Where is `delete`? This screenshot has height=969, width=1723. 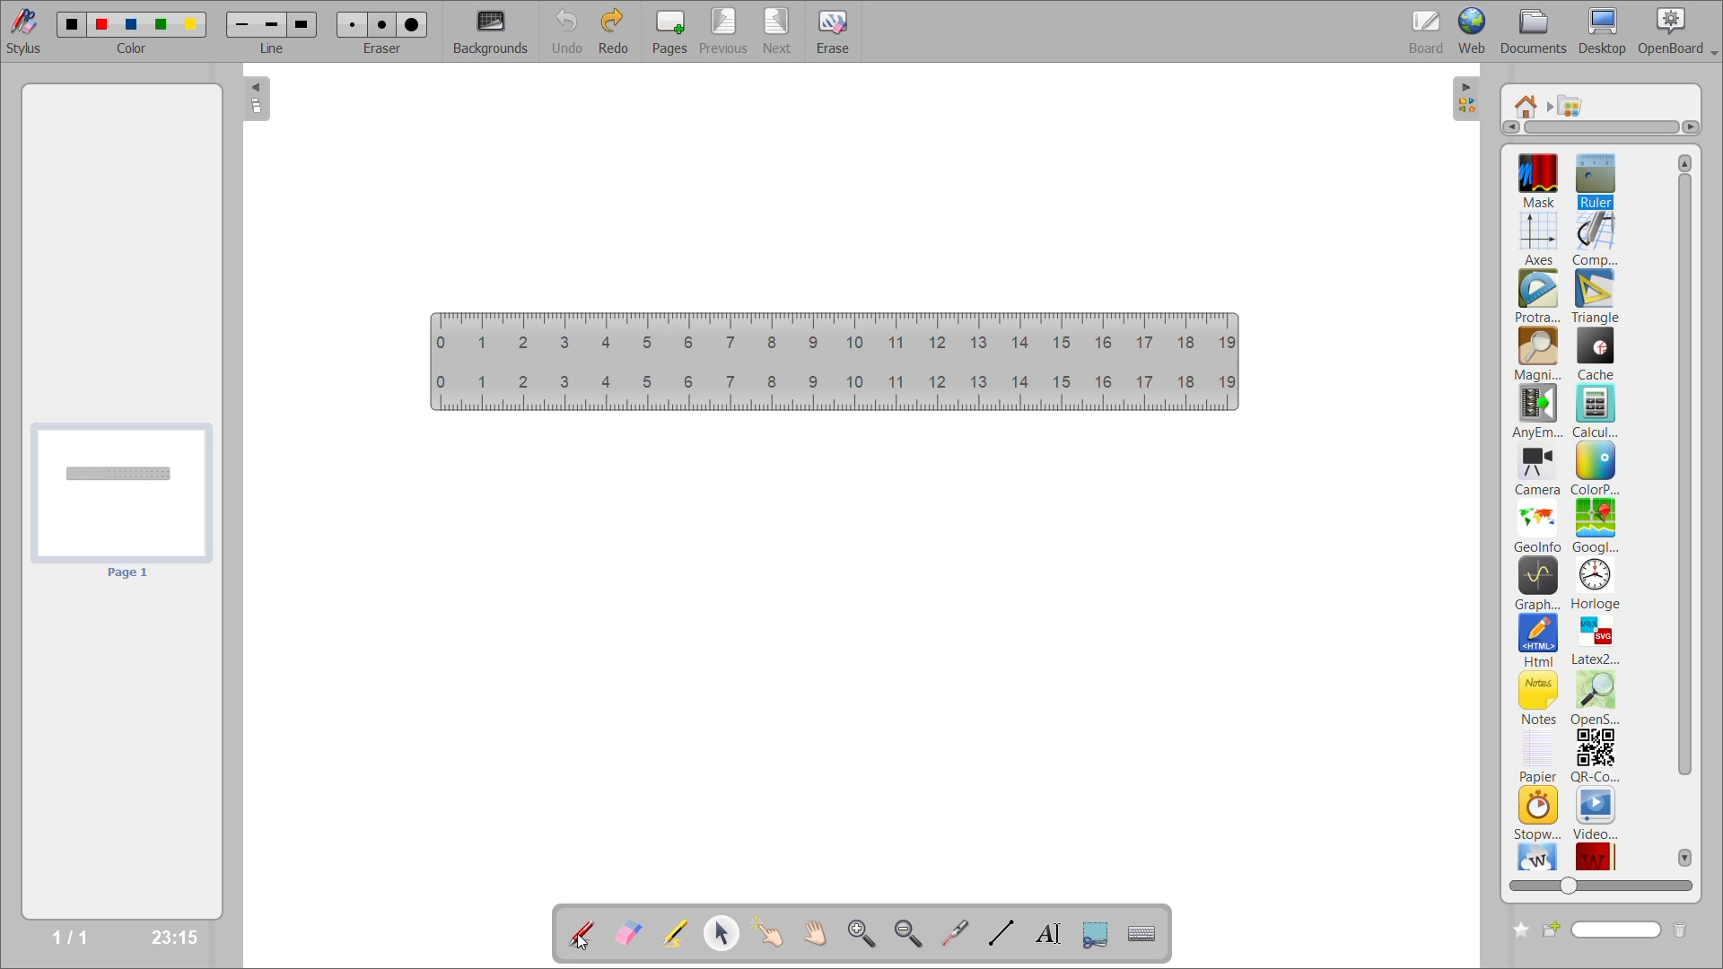 delete is located at coordinates (1680, 930).